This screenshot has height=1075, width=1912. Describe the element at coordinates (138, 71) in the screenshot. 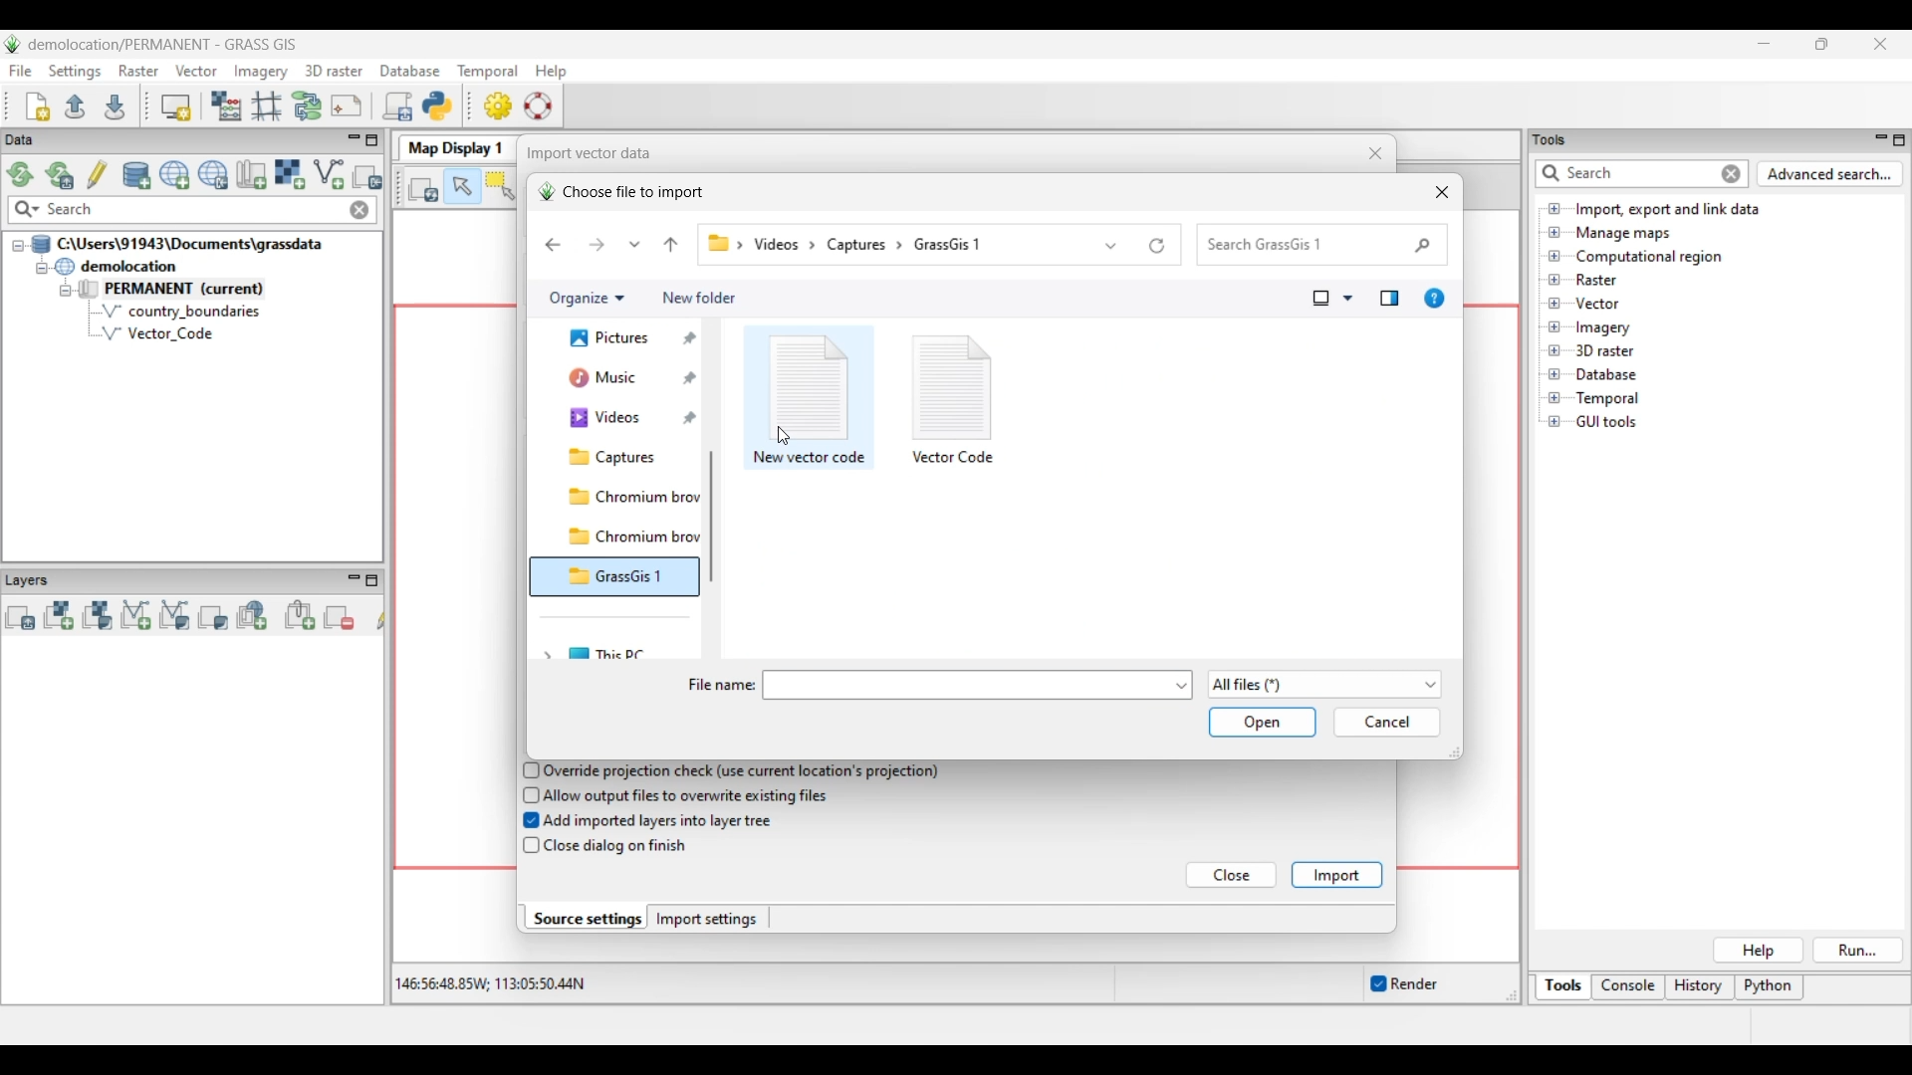

I see `Raster menu` at that location.